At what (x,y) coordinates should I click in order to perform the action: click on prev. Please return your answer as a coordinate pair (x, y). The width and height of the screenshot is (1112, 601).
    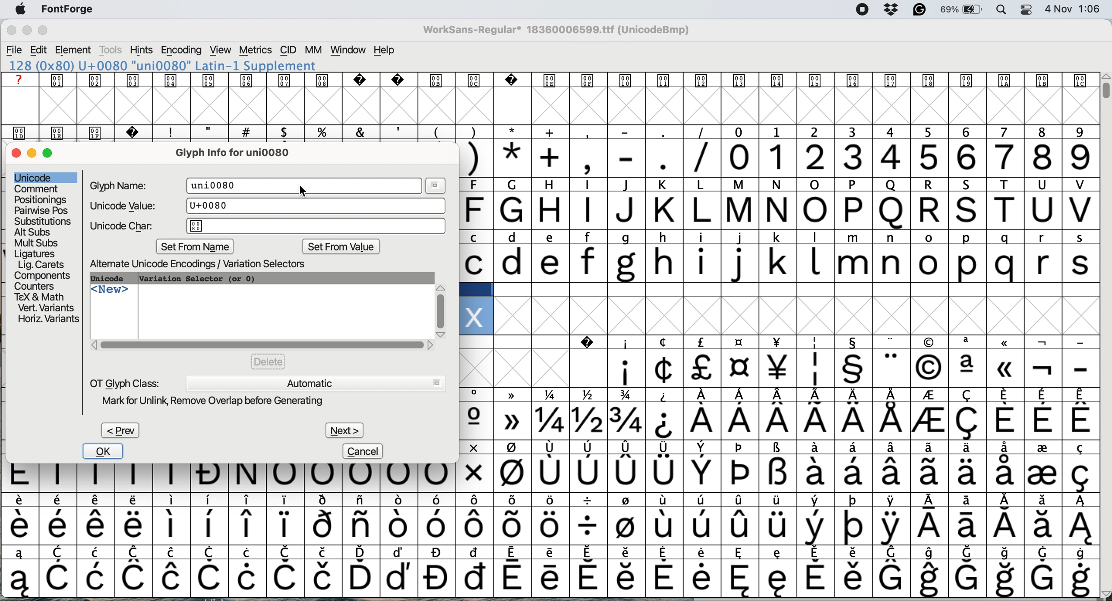
    Looking at the image, I should click on (120, 430).